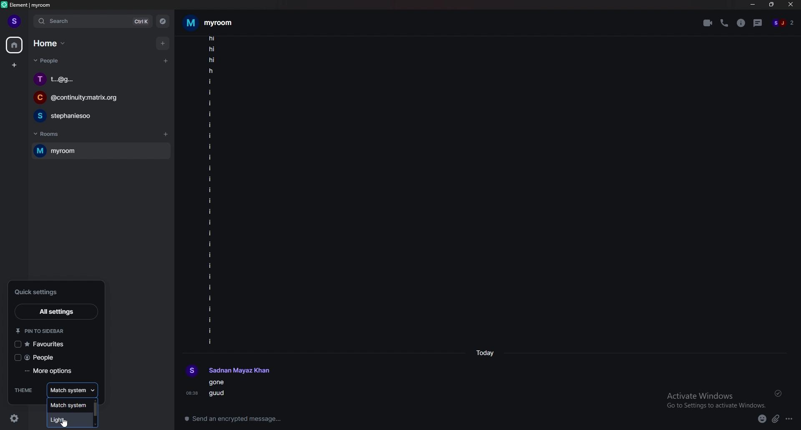 This screenshot has height=430, width=801. Describe the element at coordinates (776, 419) in the screenshot. I see `attachment` at that location.